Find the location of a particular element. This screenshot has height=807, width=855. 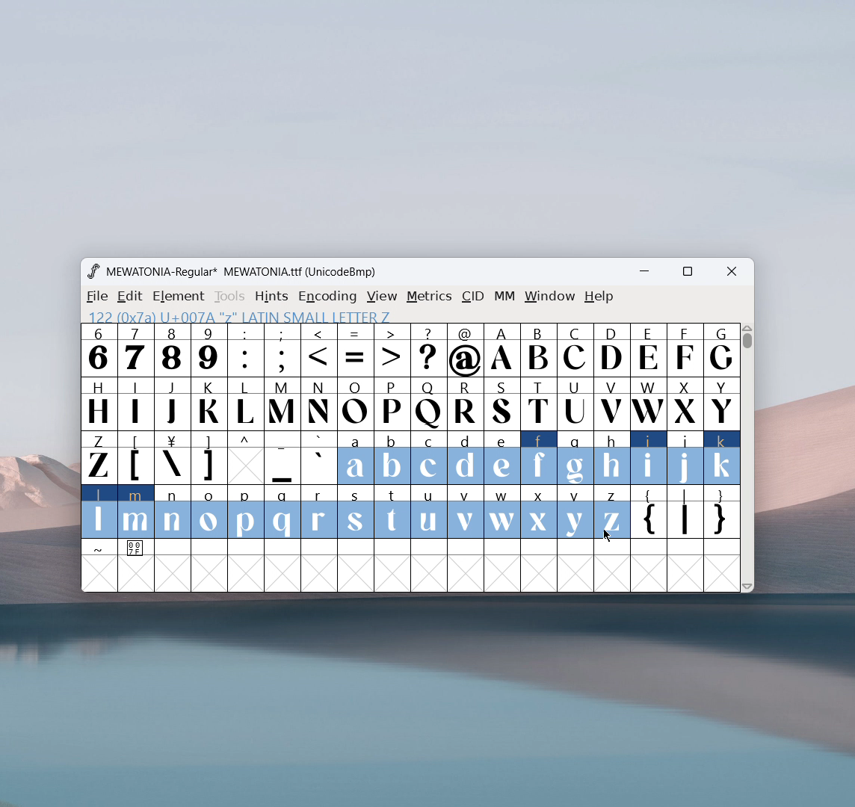

_ is located at coordinates (283, 458).